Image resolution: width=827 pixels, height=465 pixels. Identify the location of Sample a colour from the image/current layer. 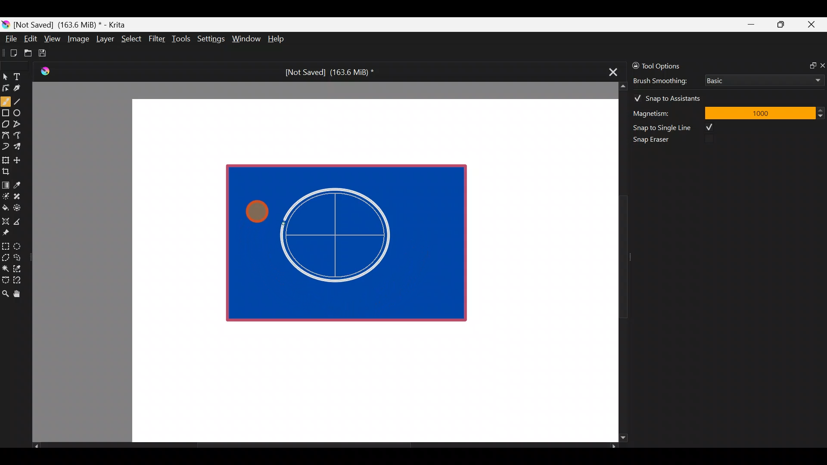
(20, 184).